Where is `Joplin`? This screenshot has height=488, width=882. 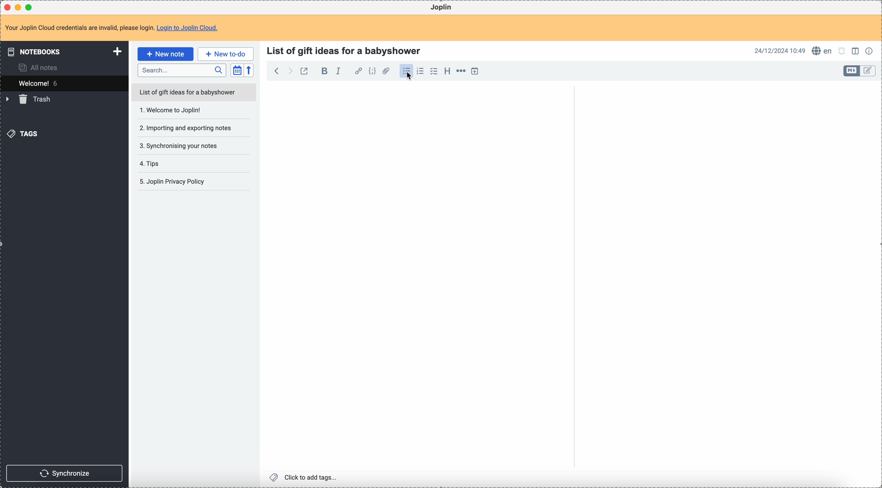 Joplin is located at coordinates (443, 8).